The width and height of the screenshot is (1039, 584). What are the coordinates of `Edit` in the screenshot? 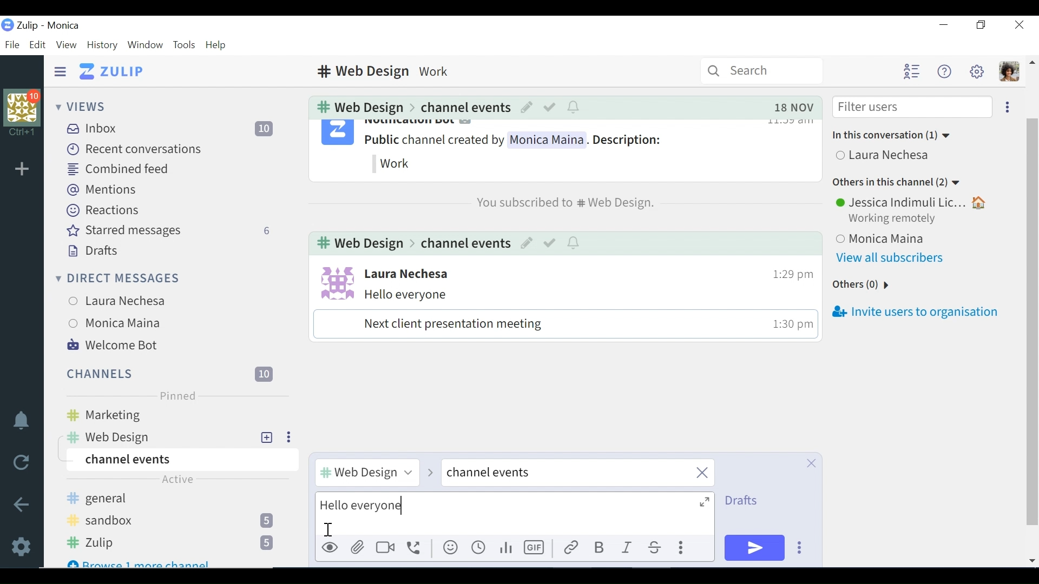 It's located at (37, 44).